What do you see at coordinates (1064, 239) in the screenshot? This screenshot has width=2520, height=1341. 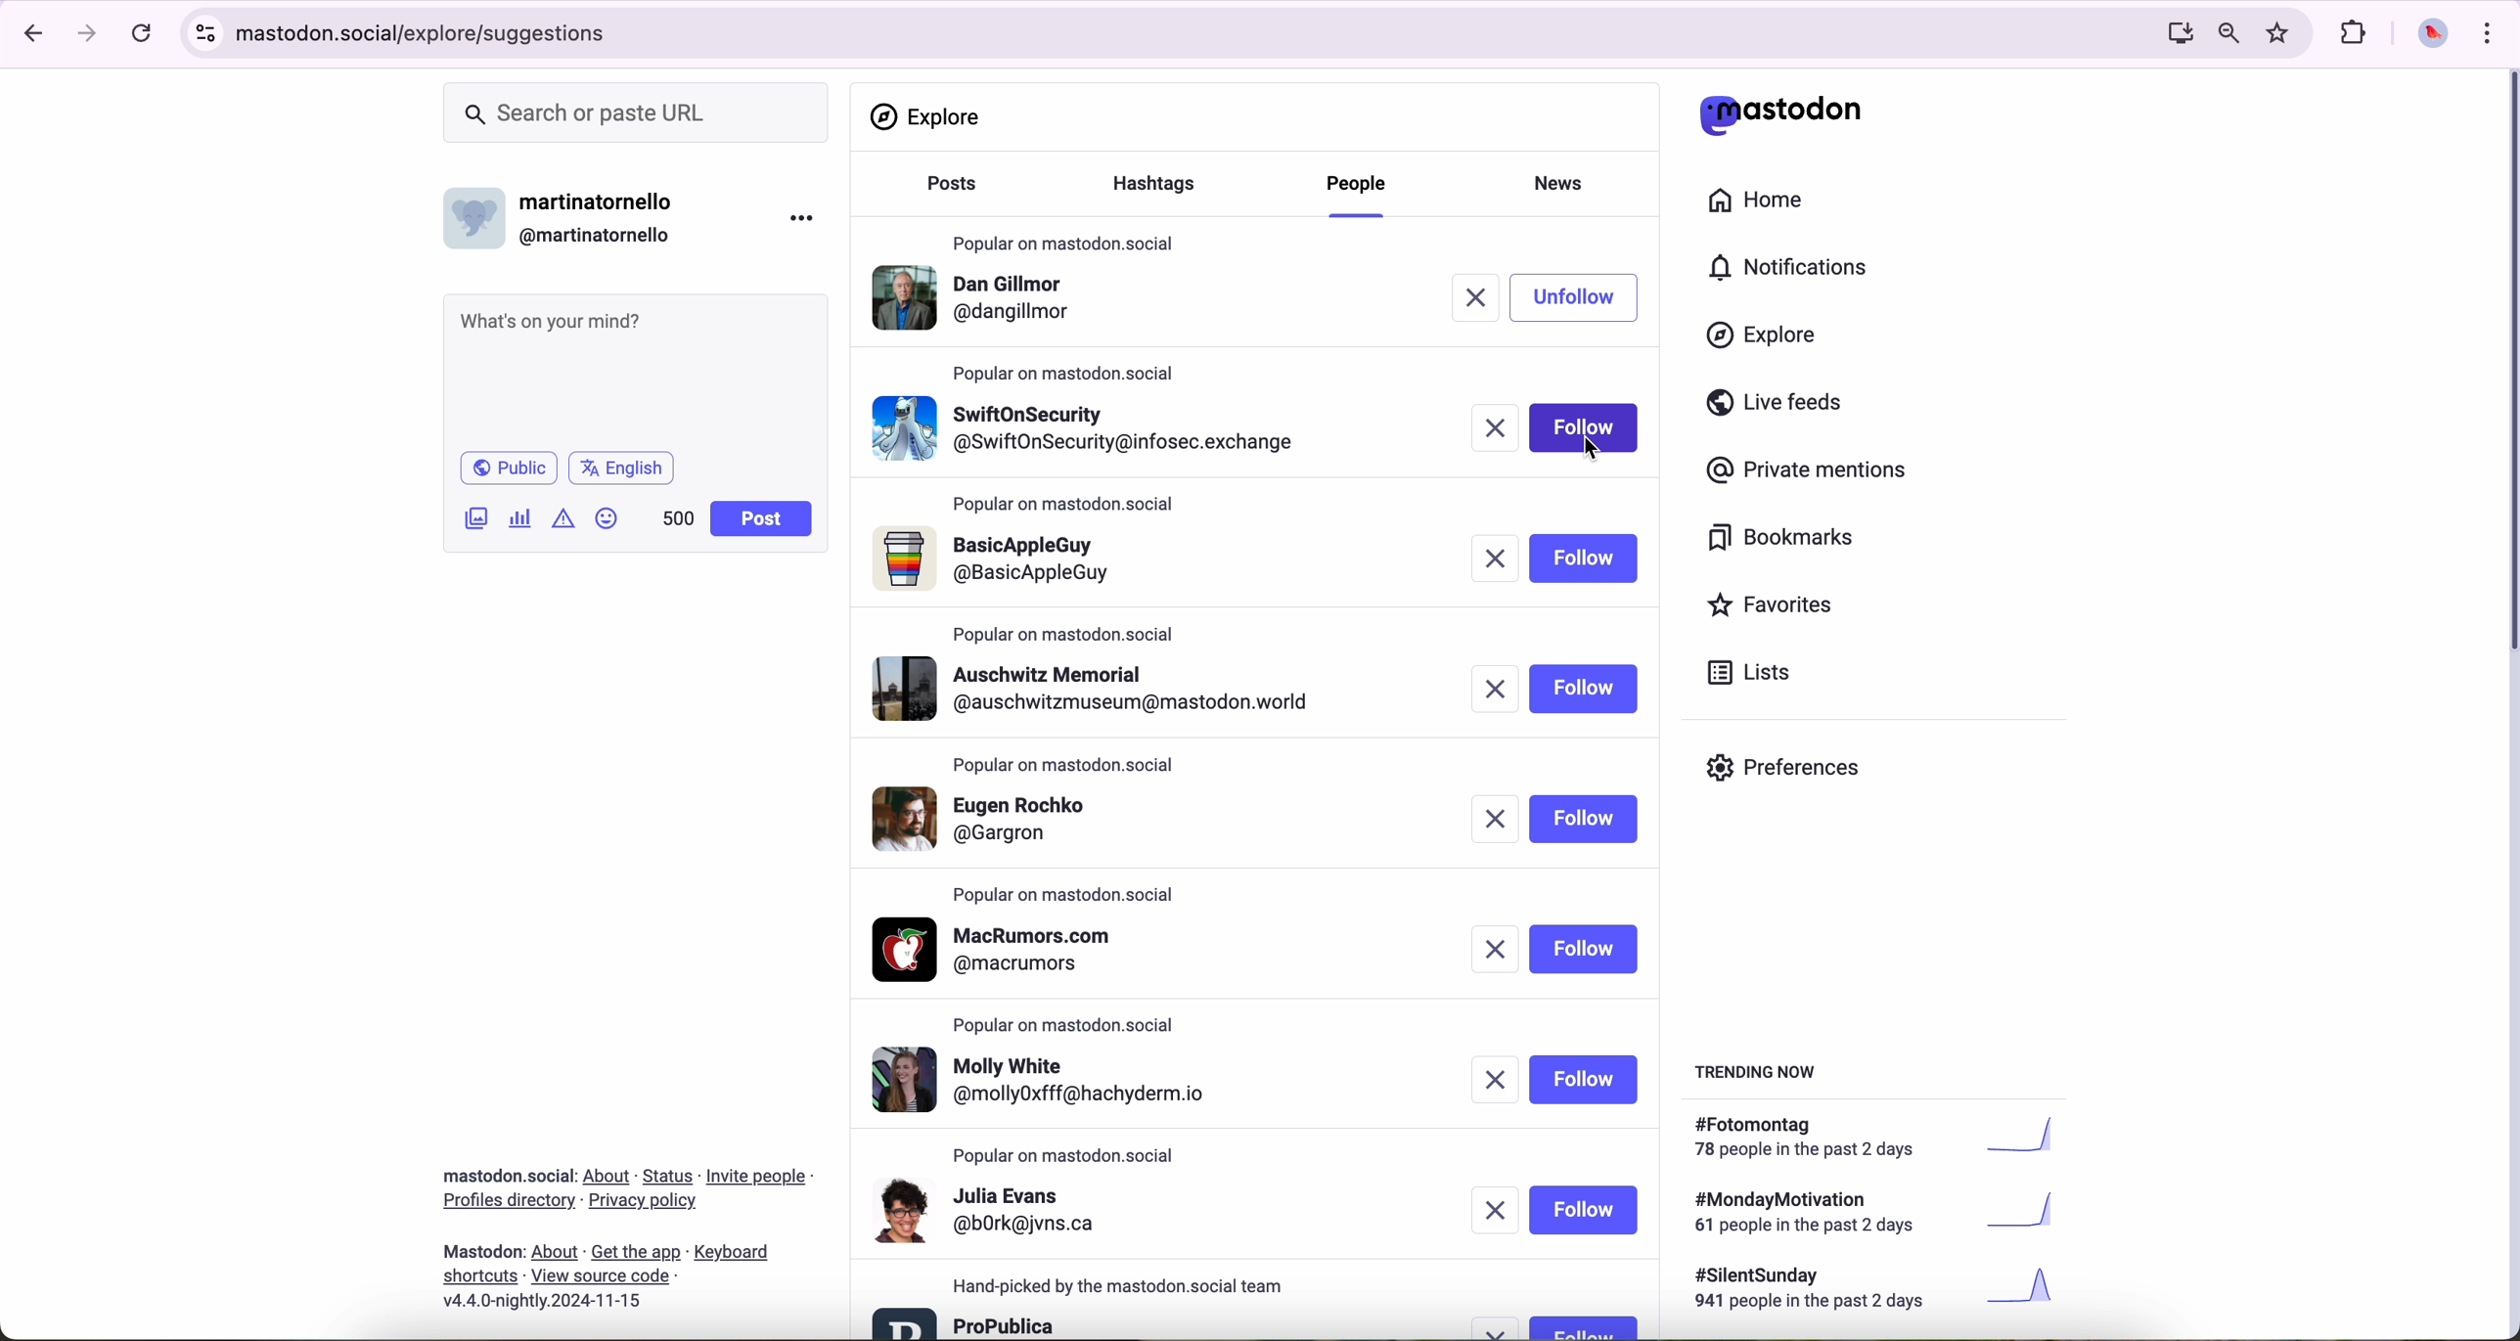 I see `popular on mastodon.social` at bounding box center [1064, 239].